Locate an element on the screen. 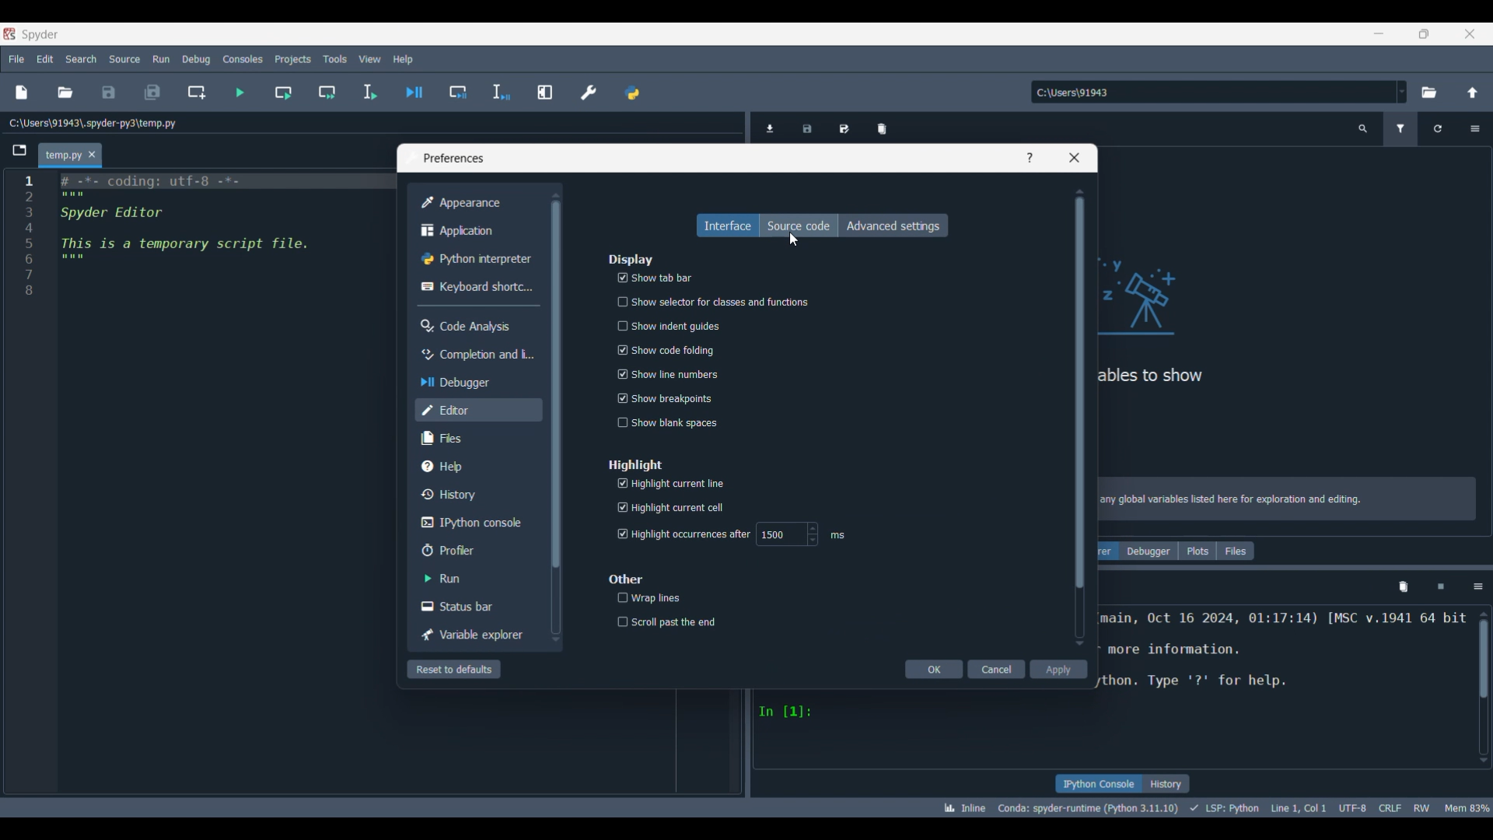 This screenshot has height=840, width=1493. Code details is located at coordinates (1216, 808).